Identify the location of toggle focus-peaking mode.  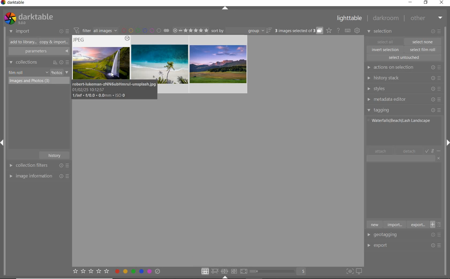
(349, 271).